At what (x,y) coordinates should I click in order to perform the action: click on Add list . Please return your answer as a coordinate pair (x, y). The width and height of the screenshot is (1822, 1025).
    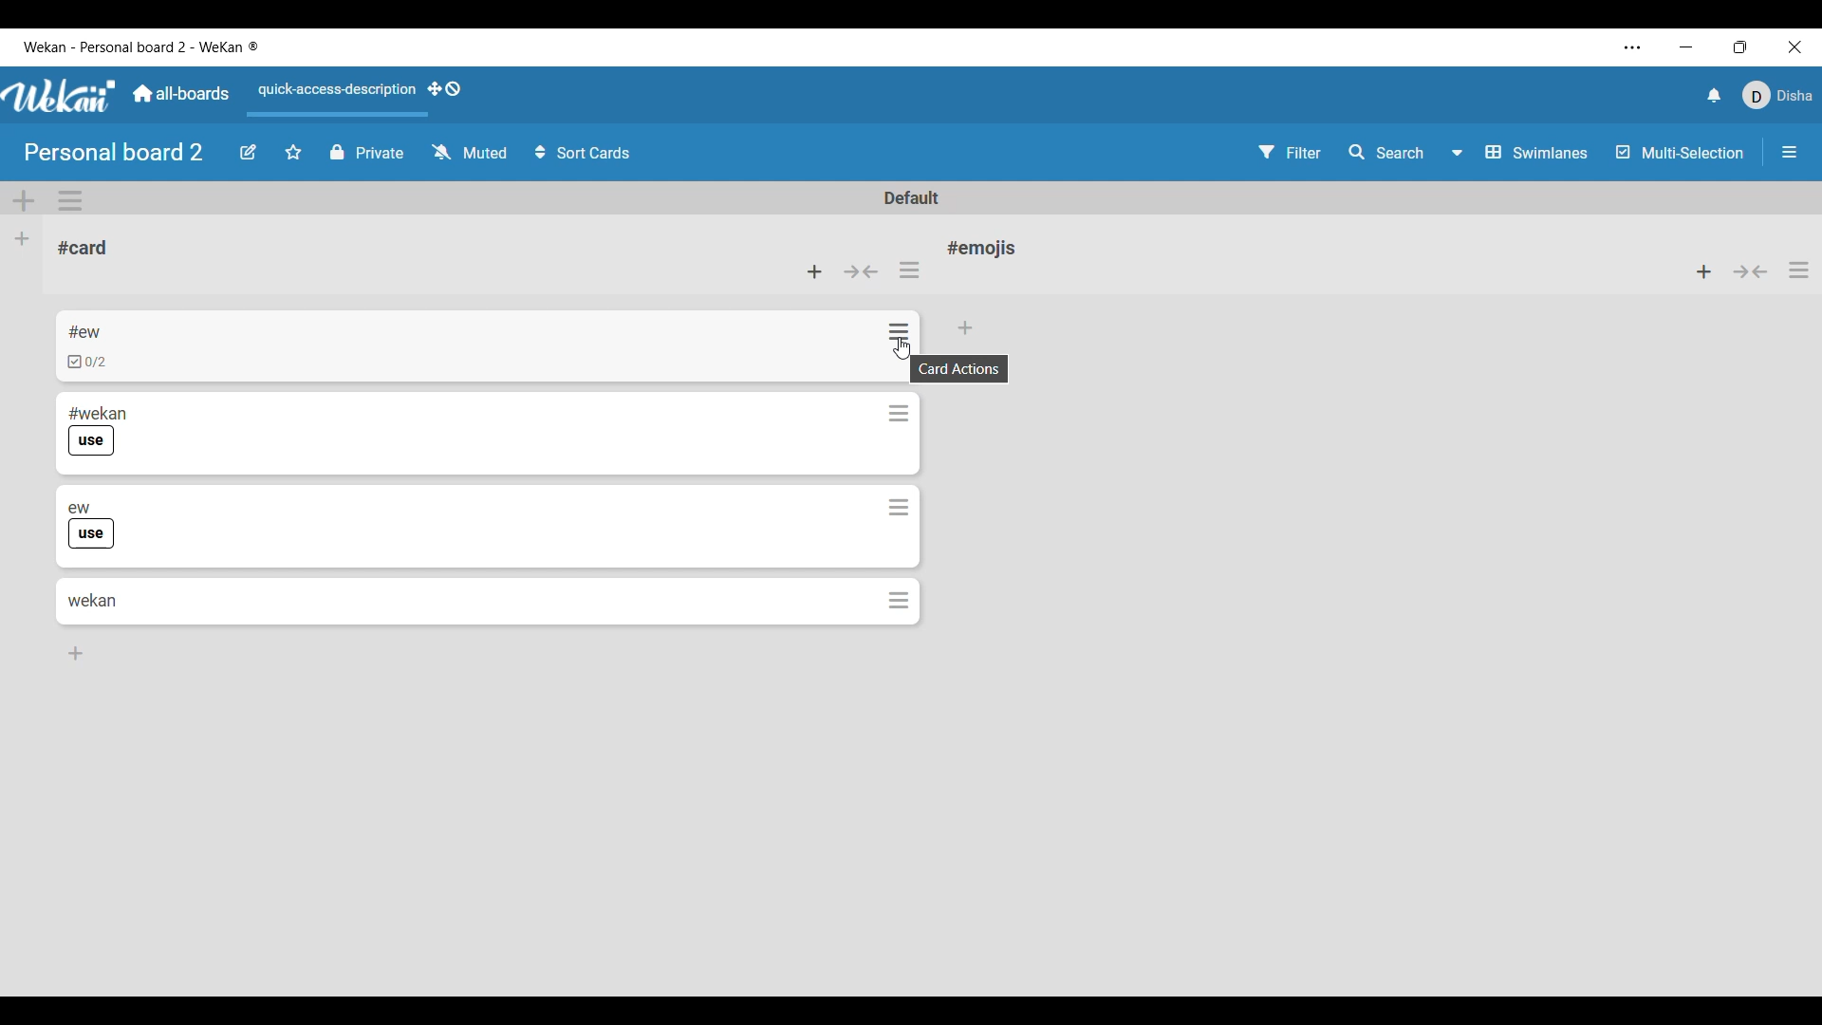
    Looking at the image, I should click on (23, 240).